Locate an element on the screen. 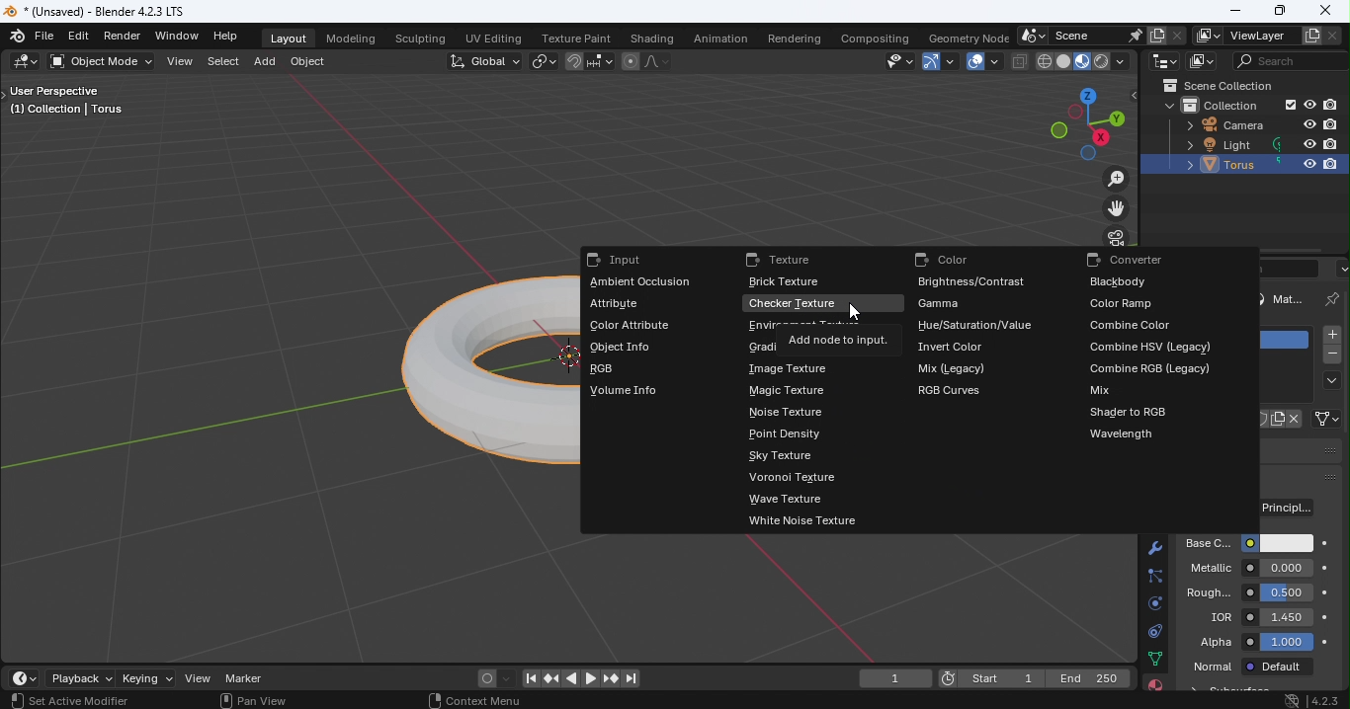 This screenshot has width=1350, height=709. Play animation is located at coordinates (570, 678).